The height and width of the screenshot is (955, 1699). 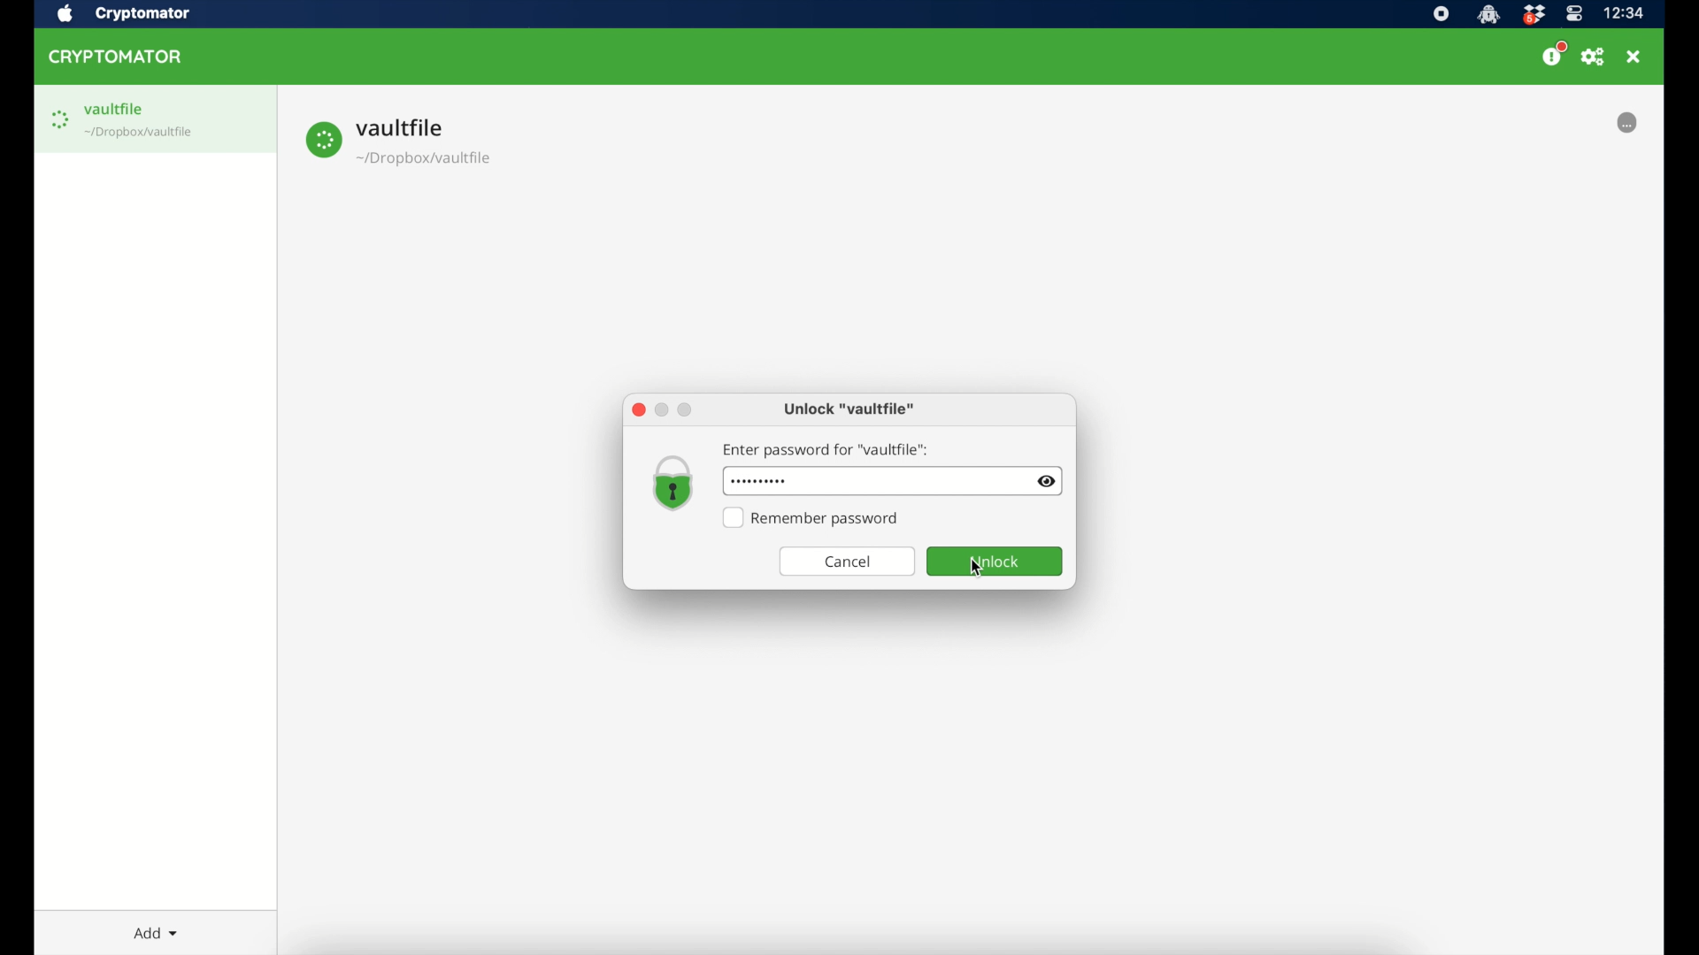 What do you see at coordinates (637, 411) in the screenshot?
I see `close` at bounding box center [637, 411].